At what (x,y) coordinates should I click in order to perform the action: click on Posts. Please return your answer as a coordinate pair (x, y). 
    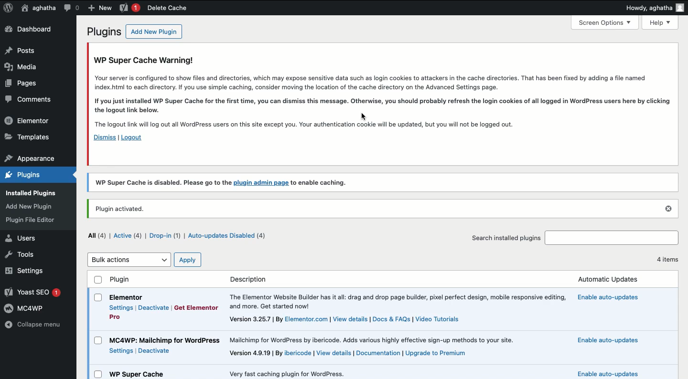
    Looking at the image, I should click on (21, 50).